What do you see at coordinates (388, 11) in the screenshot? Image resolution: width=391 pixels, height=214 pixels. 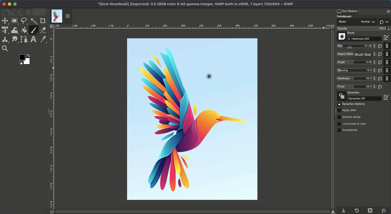 I see `Options` at bounding box center [388, 11].